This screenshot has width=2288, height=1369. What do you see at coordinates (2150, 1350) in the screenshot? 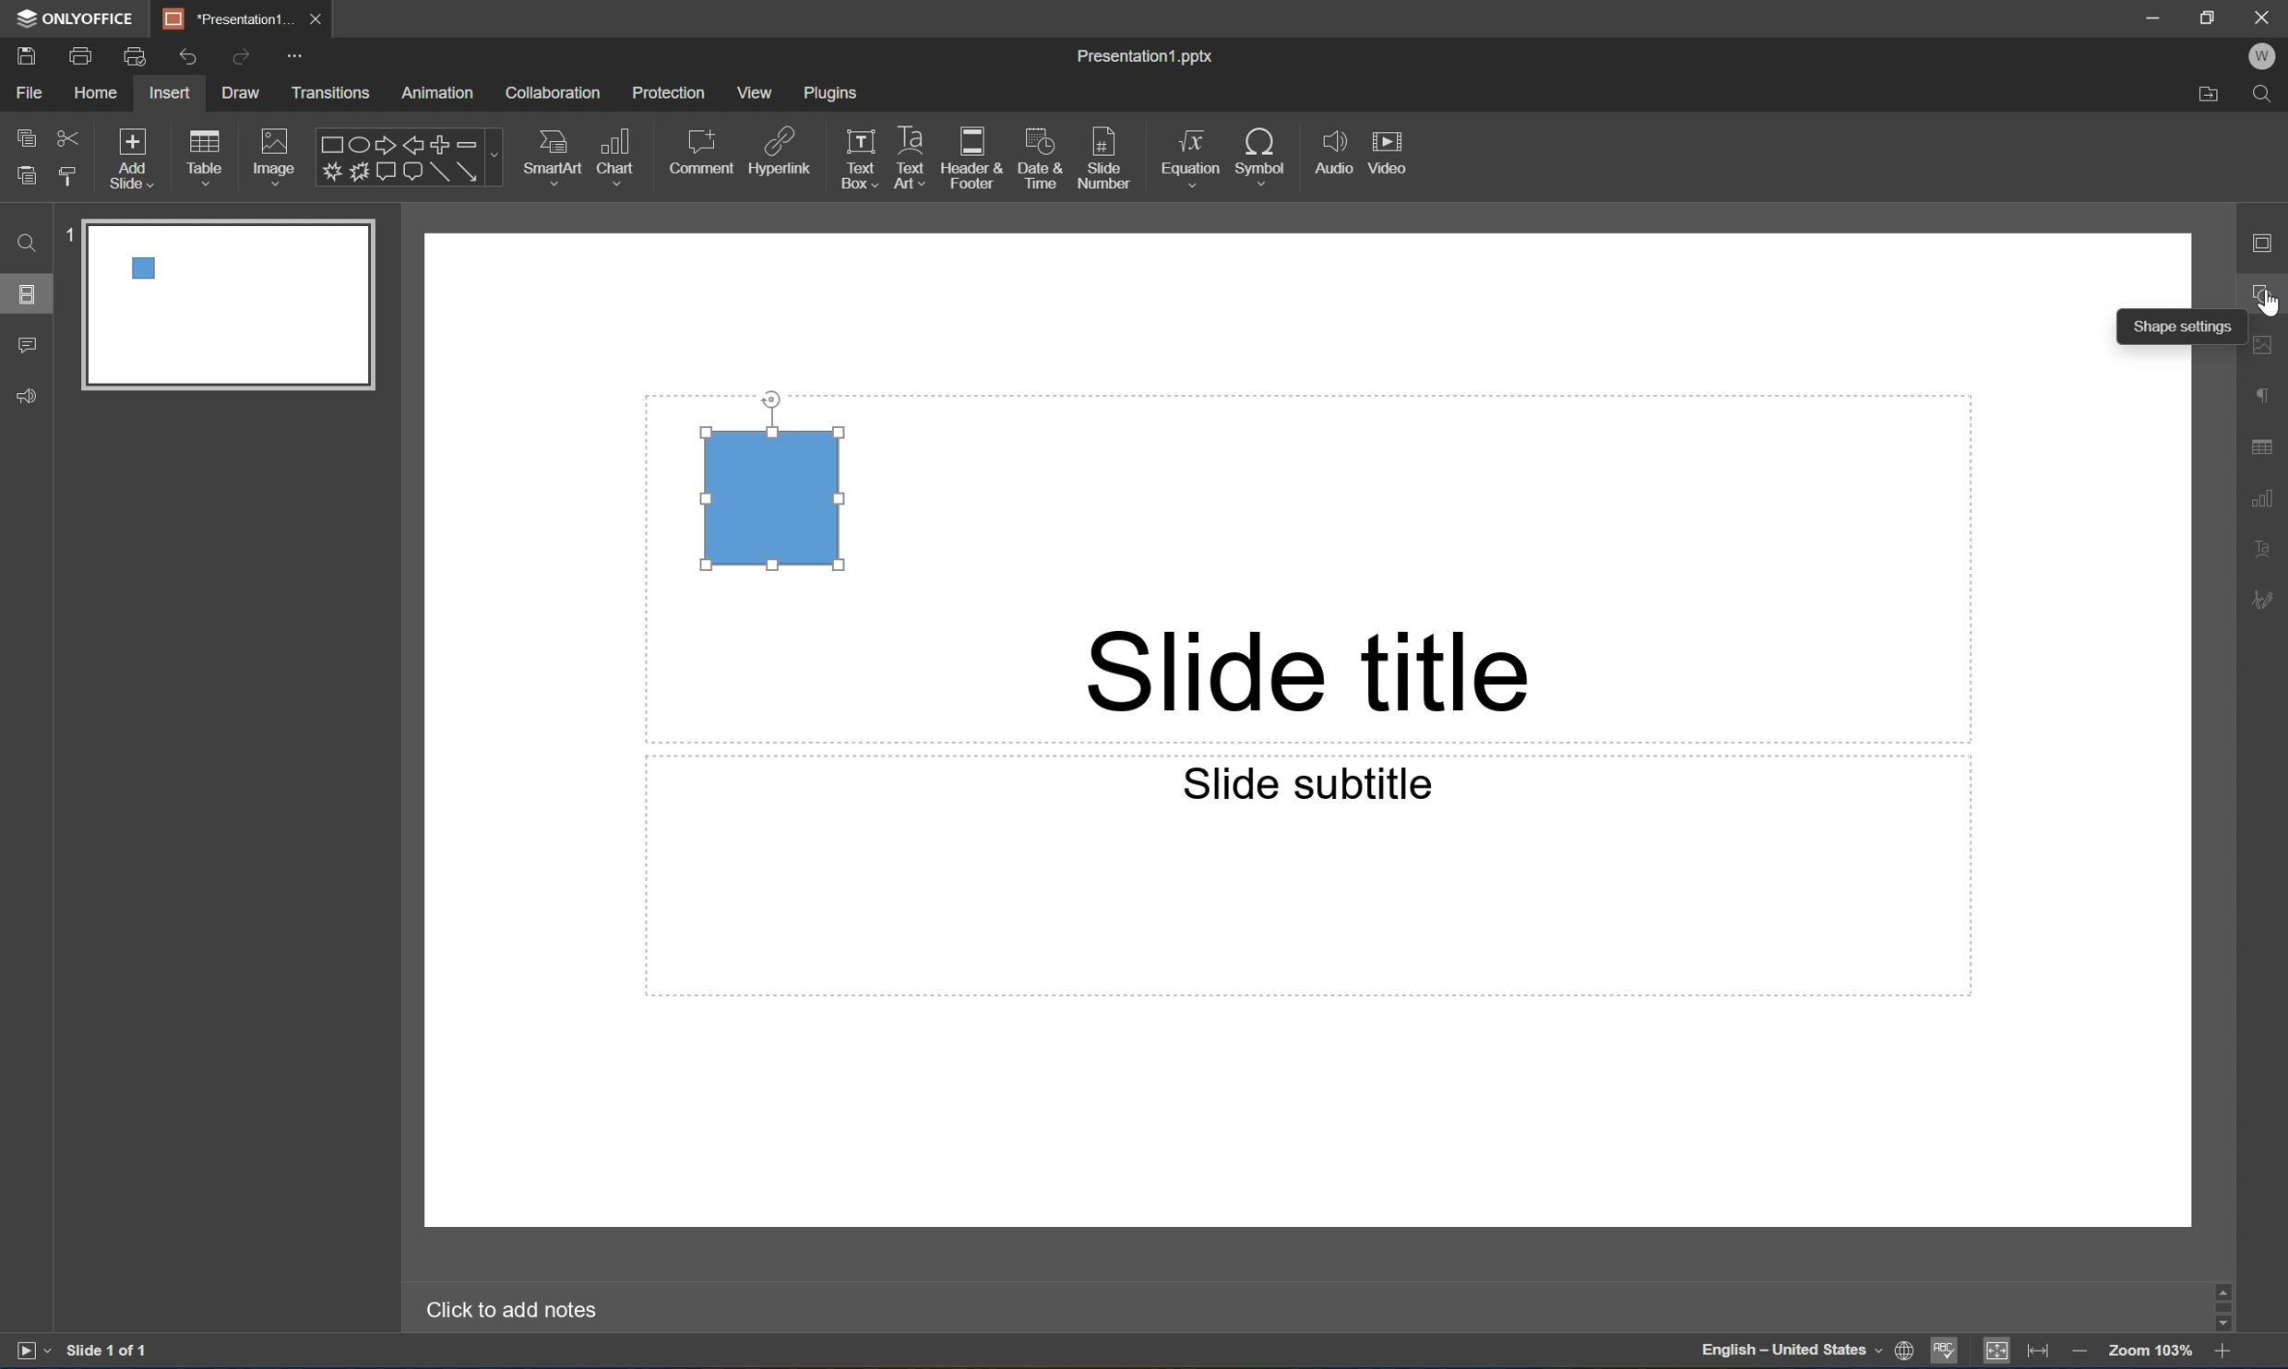
I see `Zoom 103%` at bounding box center [2150, 1350].